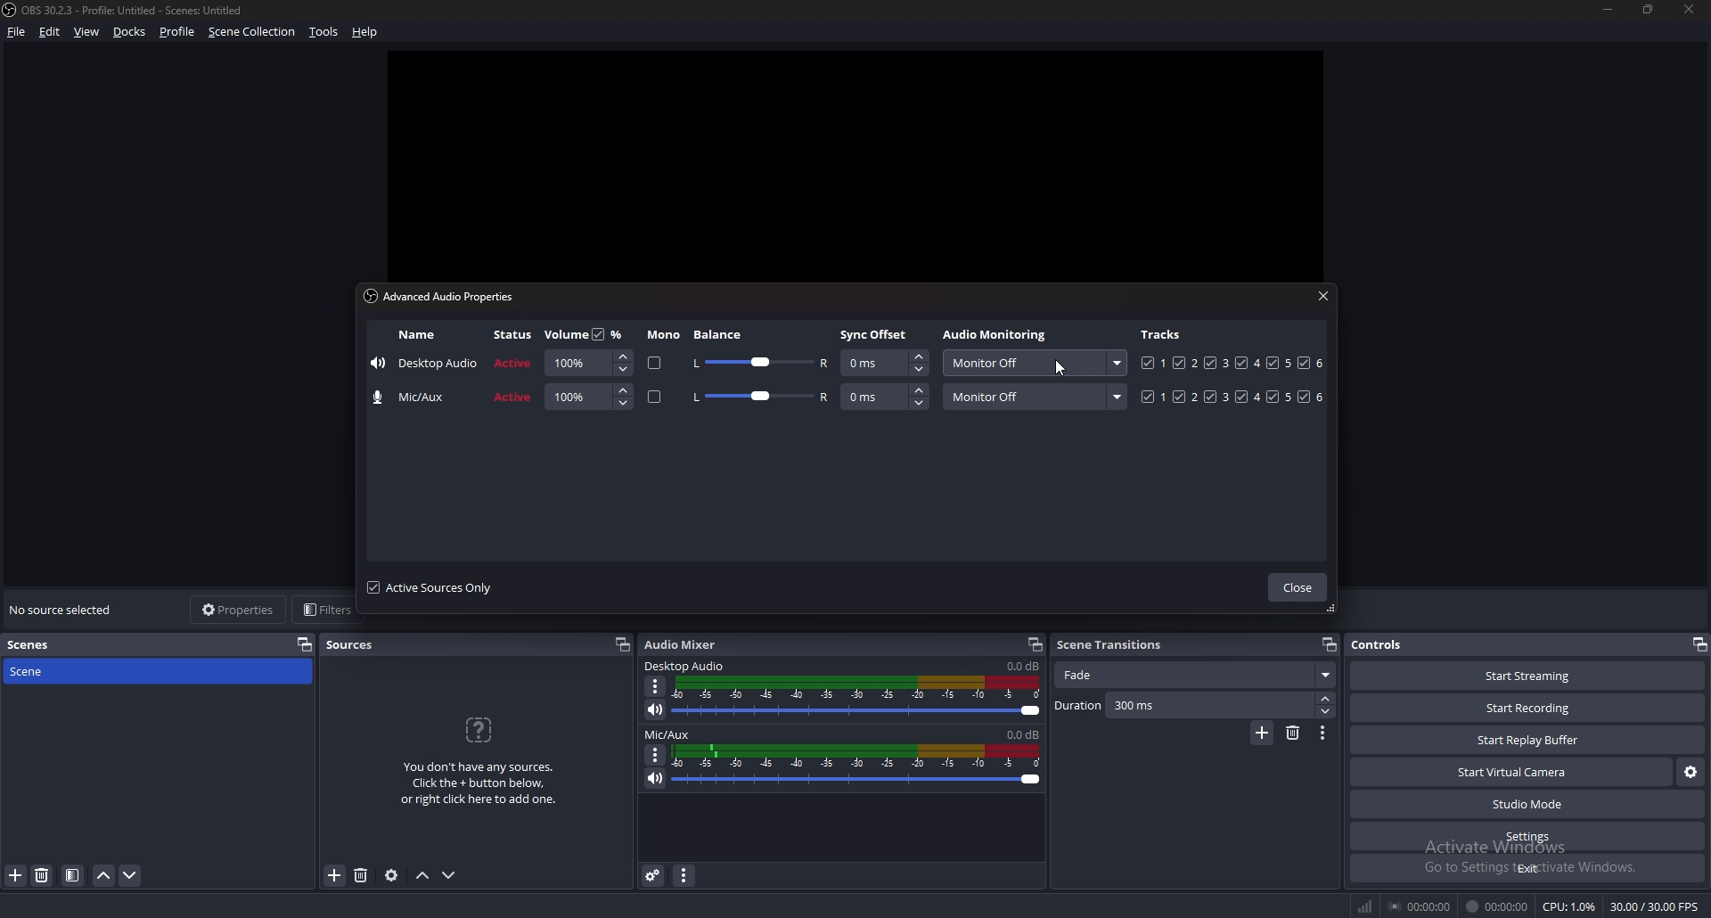  What do you see at coordinates (365, 32) in the screenshot?
I see `help` at bounding box center [365, 32].